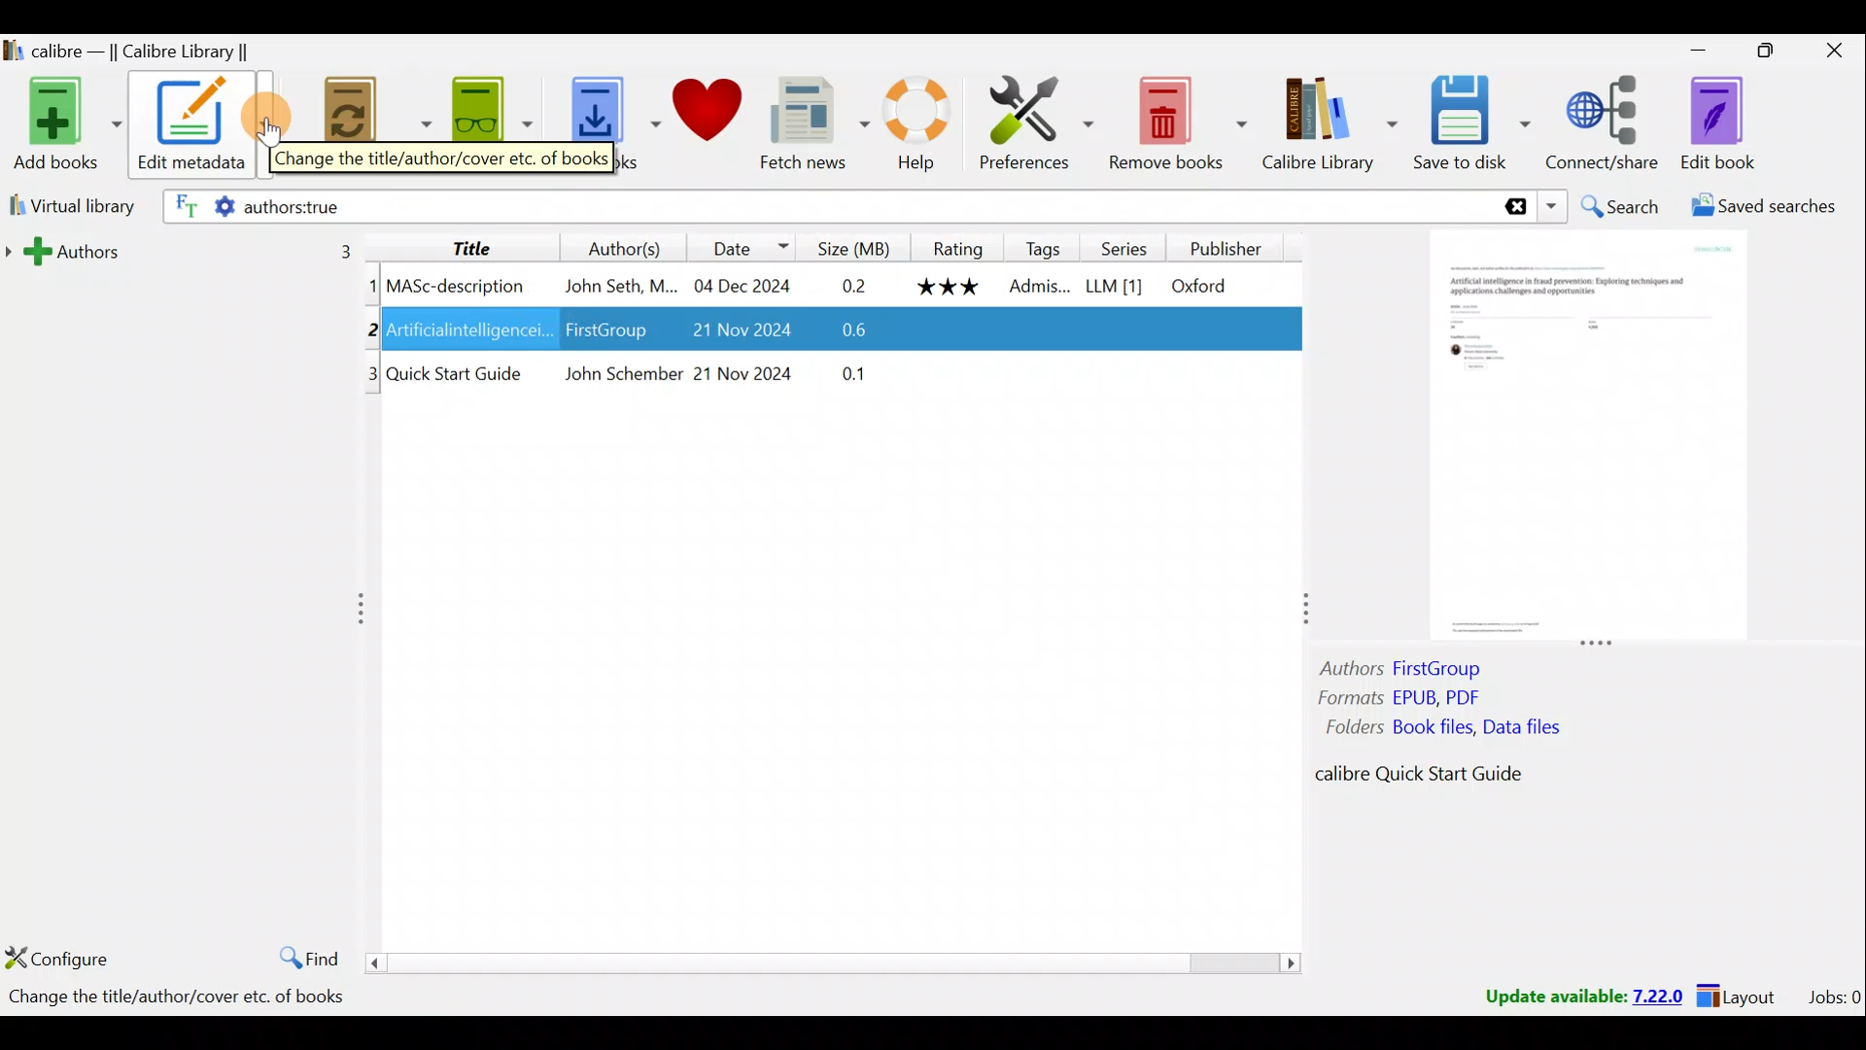 The width and height of the screenshot is (1866, 1050). Describe the element at coordinates (439, 157) in the screenshot. I see `Change the title/author/cover etc. of books` at that location.